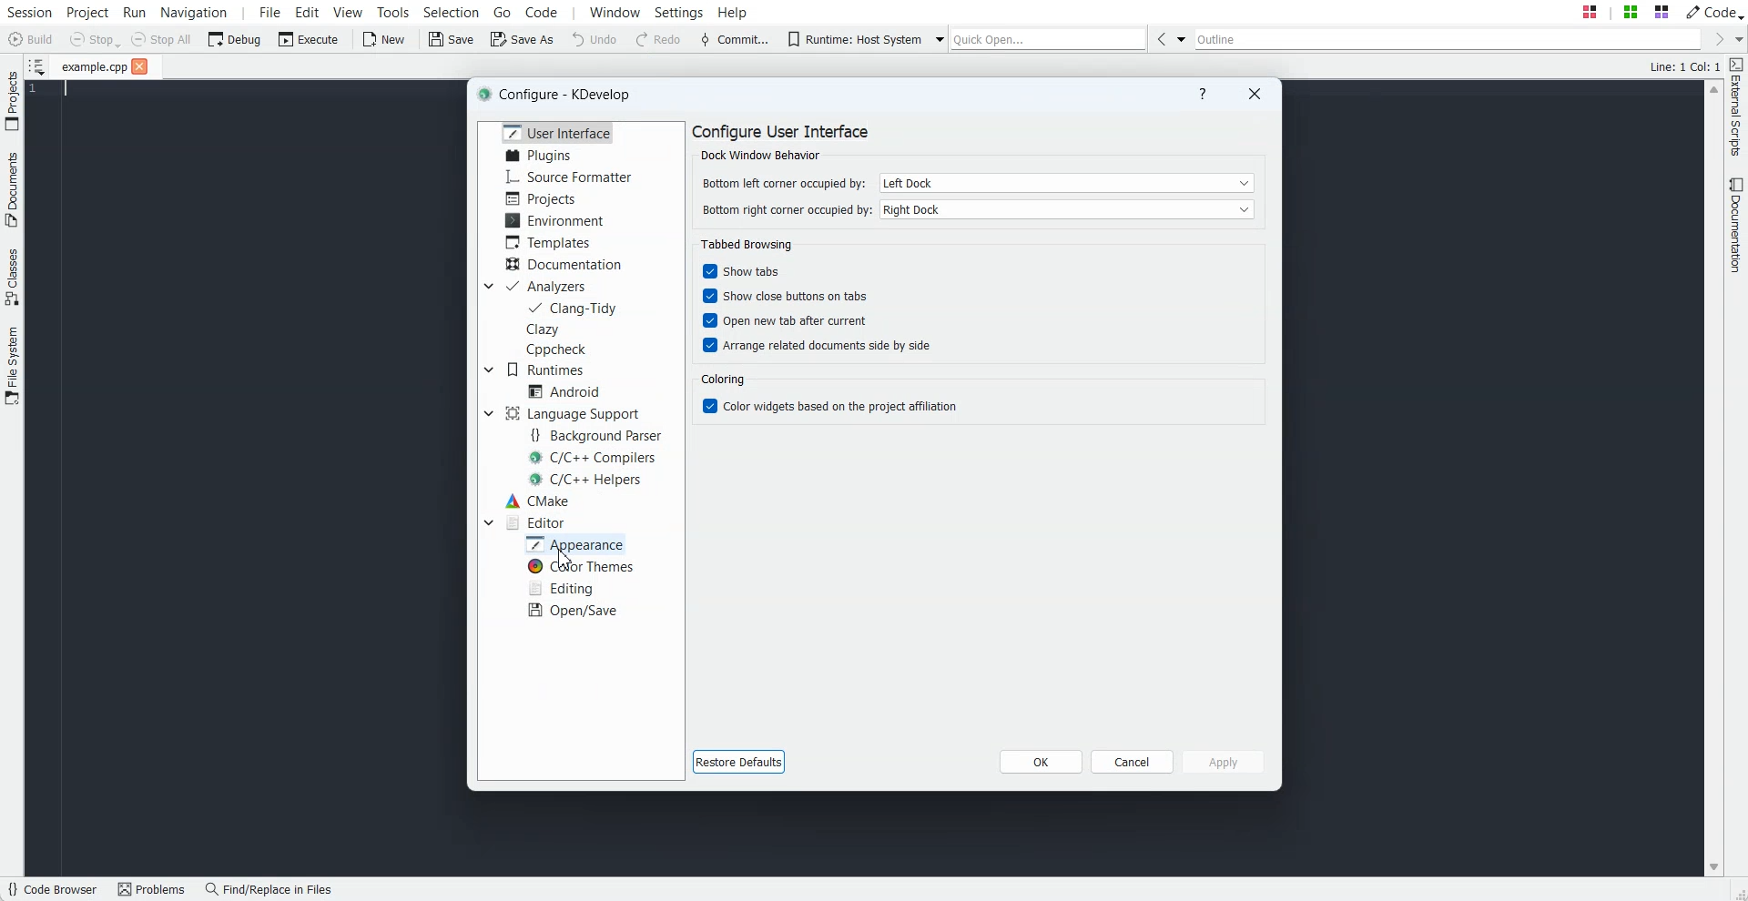  Describe the element at coordinates (1225, 762) in the screenshot. I see `Apply` at that location.